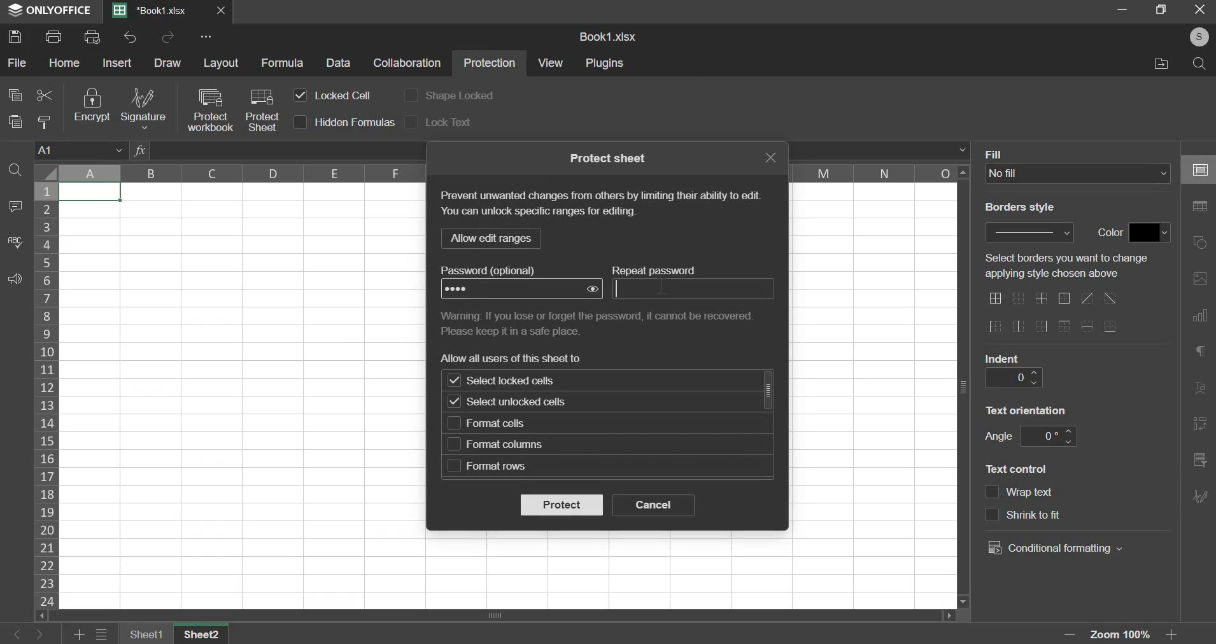 This screenshot has width=1216, height=644. I want to click on border options, so click(1112, 298).